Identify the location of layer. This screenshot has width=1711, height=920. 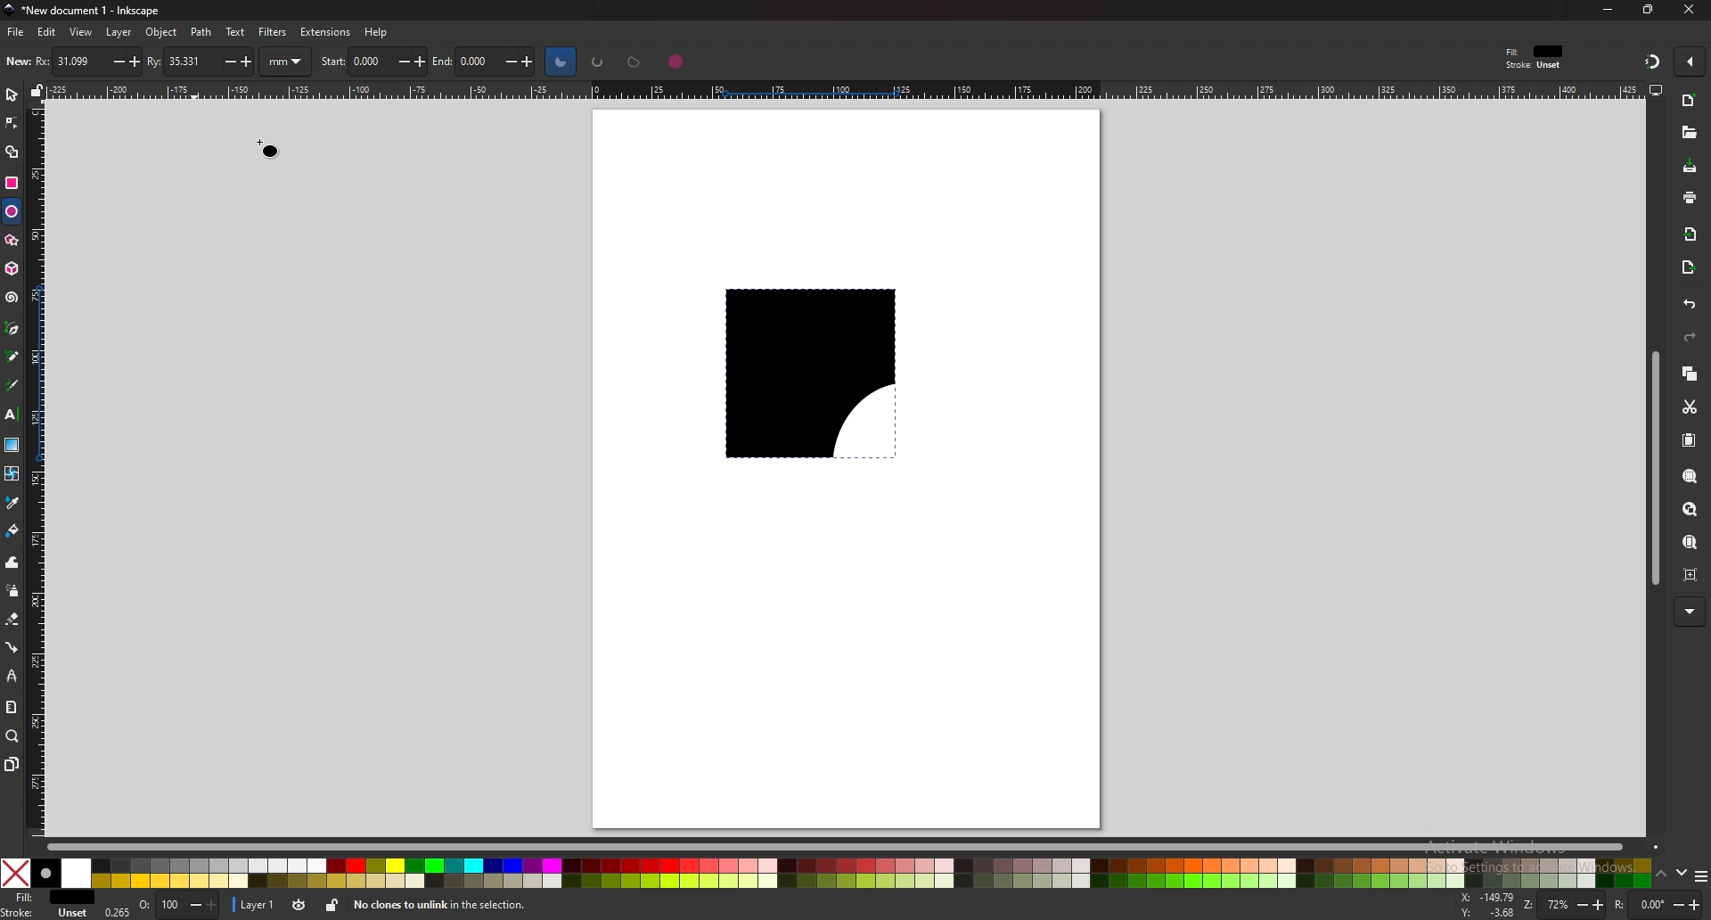
(120, 33).